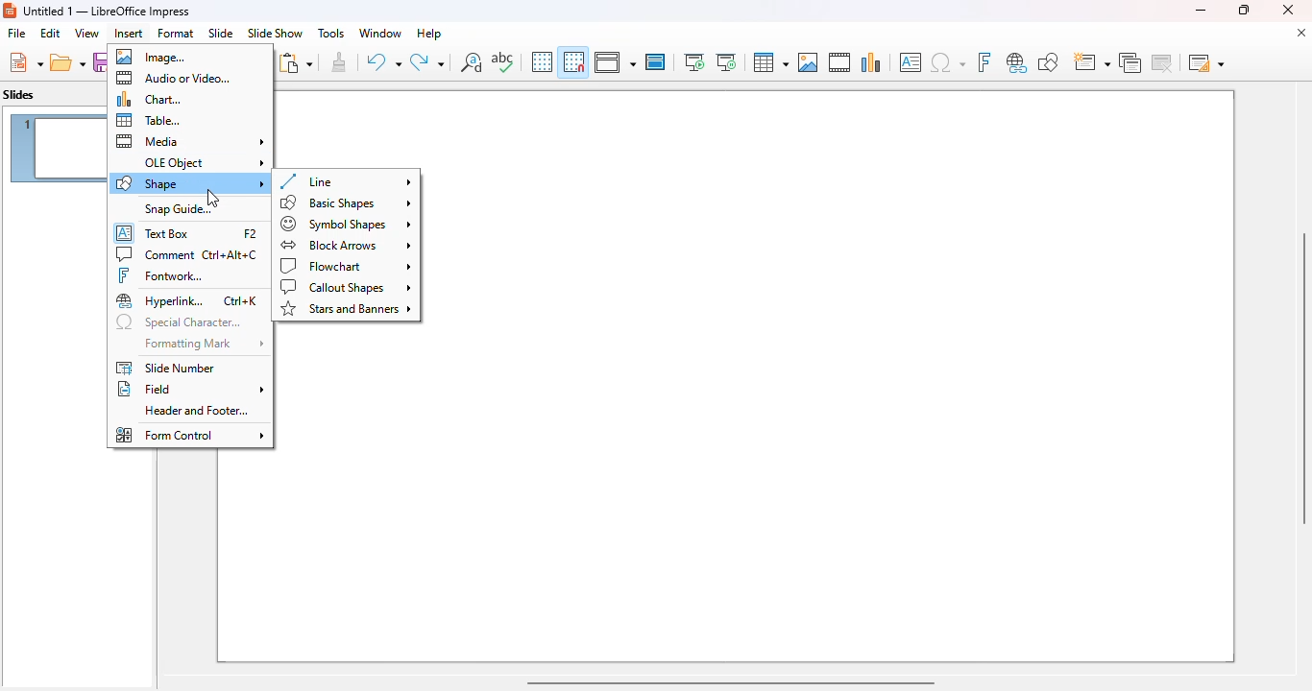  I want to click on save, so click(99, 62).